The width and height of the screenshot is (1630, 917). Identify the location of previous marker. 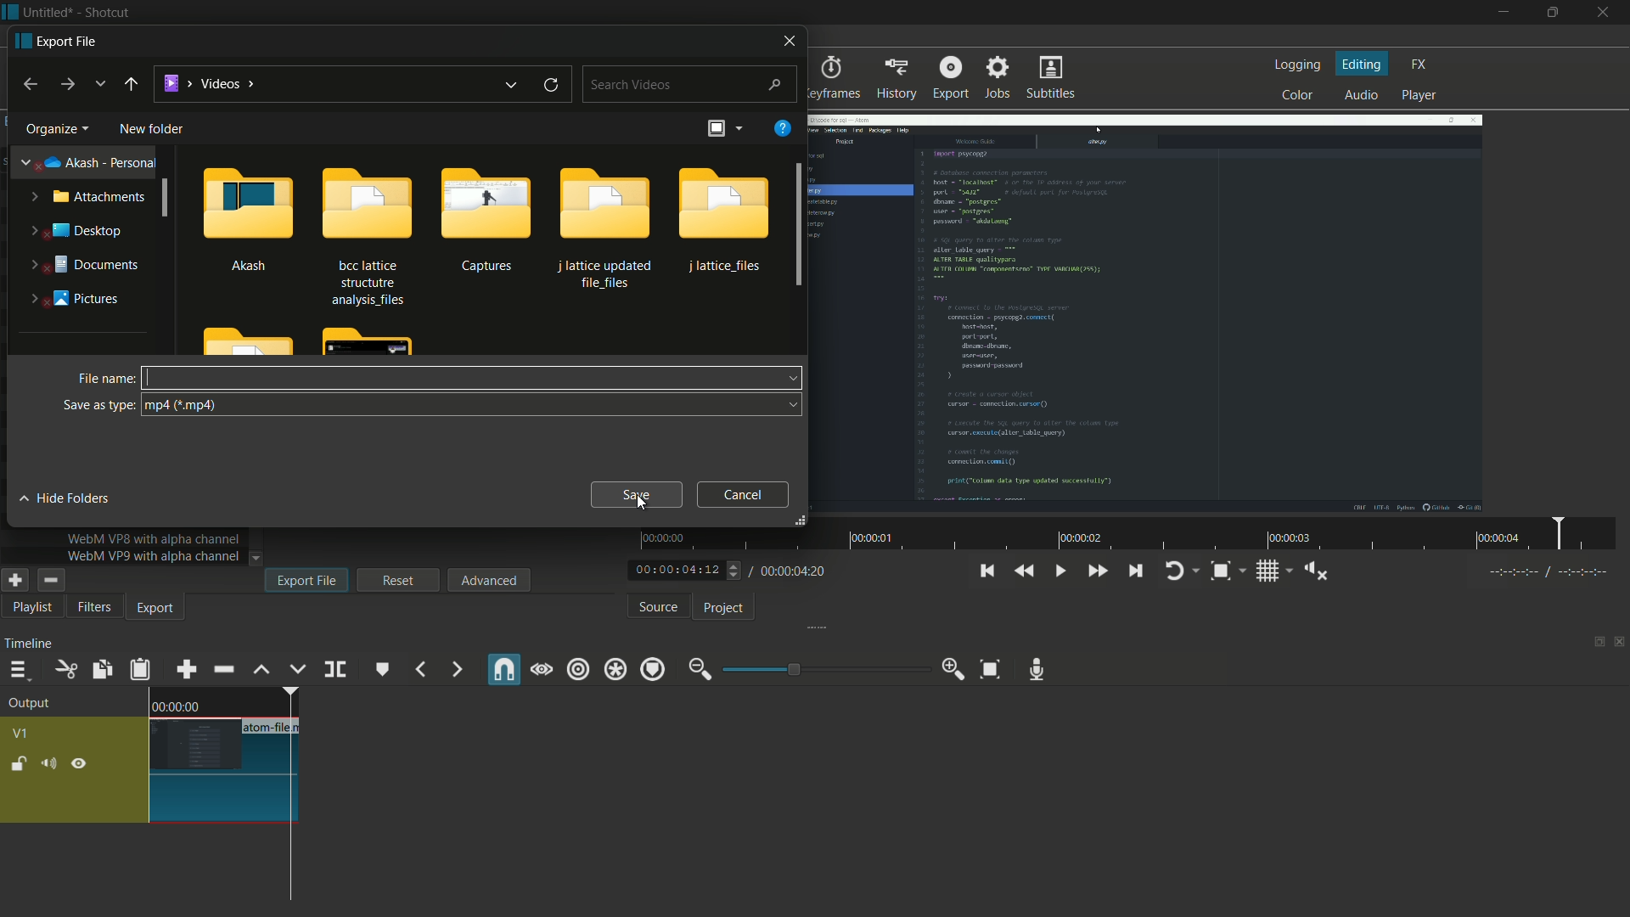
(419, 671).